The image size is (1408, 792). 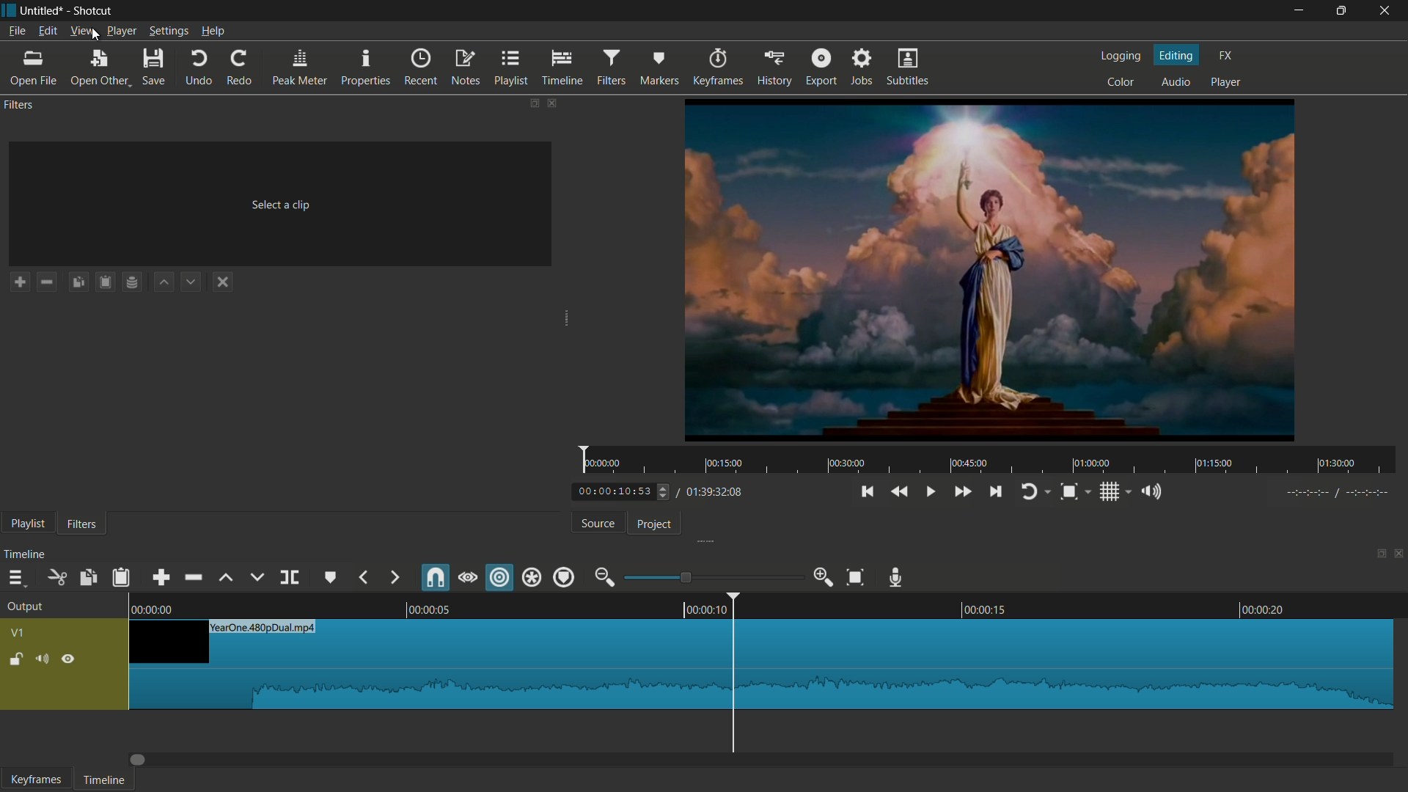 I want to click on Timeline, so click(x=761, y=606).